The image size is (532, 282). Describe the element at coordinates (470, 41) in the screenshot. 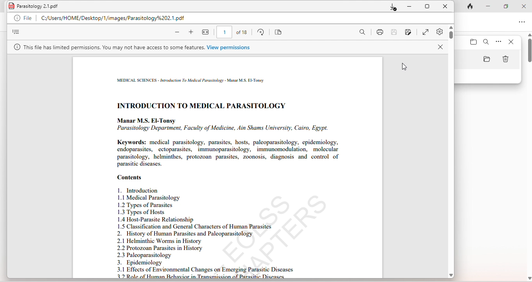

I see `folder` at that location.